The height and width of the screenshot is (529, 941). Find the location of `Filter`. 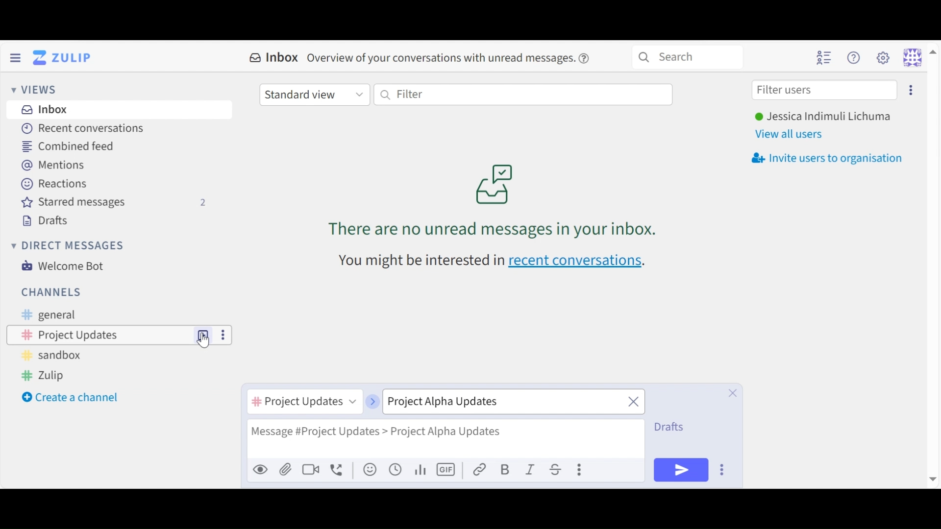

Filter is located at coordinates (523, 95).